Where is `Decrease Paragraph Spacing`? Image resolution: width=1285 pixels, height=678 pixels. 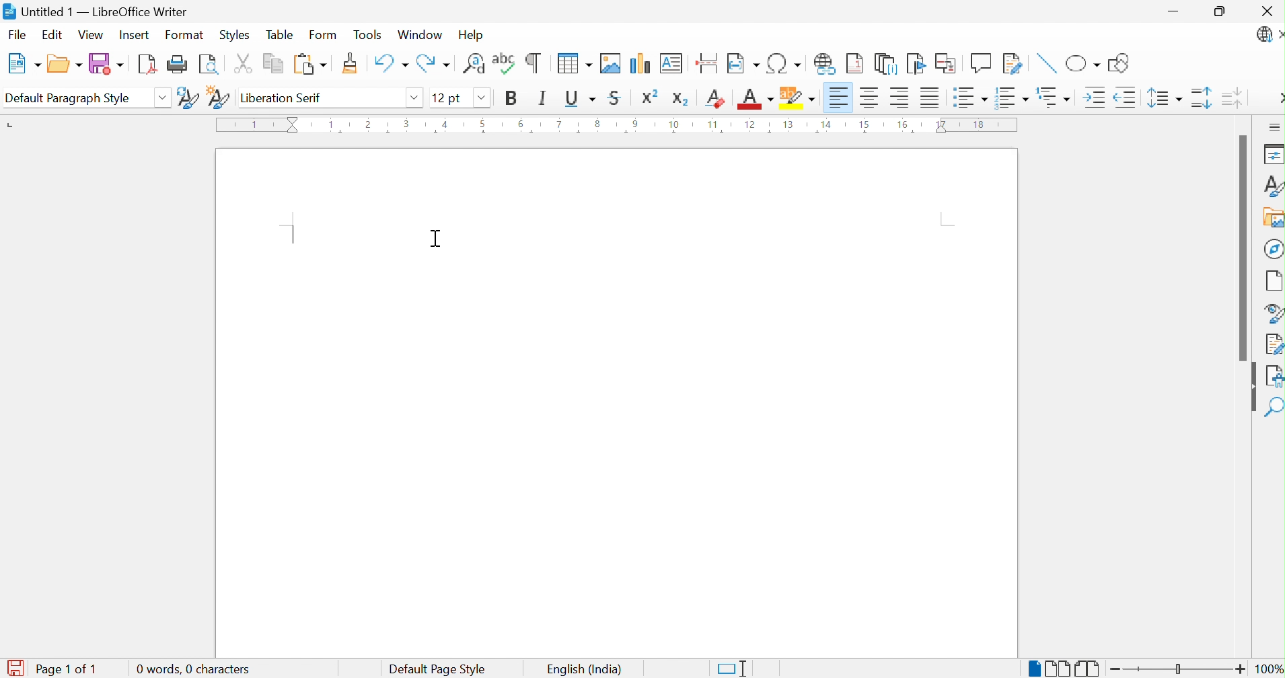 Decrease Paragraph Spacing is located at coordinates (1233, 100).